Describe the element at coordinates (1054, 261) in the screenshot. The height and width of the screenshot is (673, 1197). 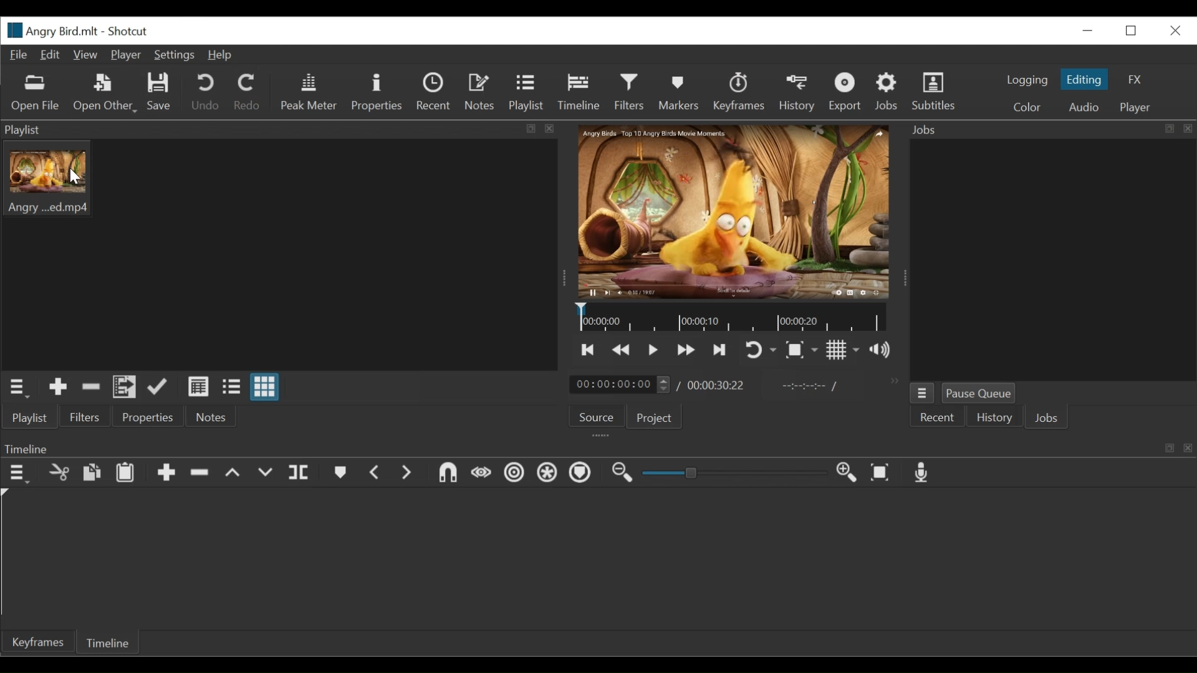
I see `jobs panel` at that location.